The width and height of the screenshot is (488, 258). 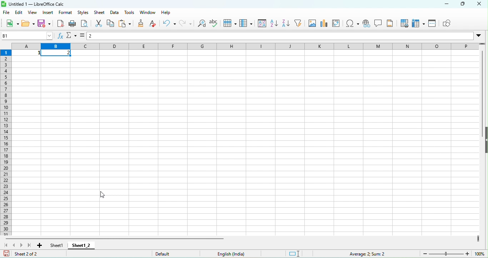 I want to click on special character, so click(x=352, y=25).